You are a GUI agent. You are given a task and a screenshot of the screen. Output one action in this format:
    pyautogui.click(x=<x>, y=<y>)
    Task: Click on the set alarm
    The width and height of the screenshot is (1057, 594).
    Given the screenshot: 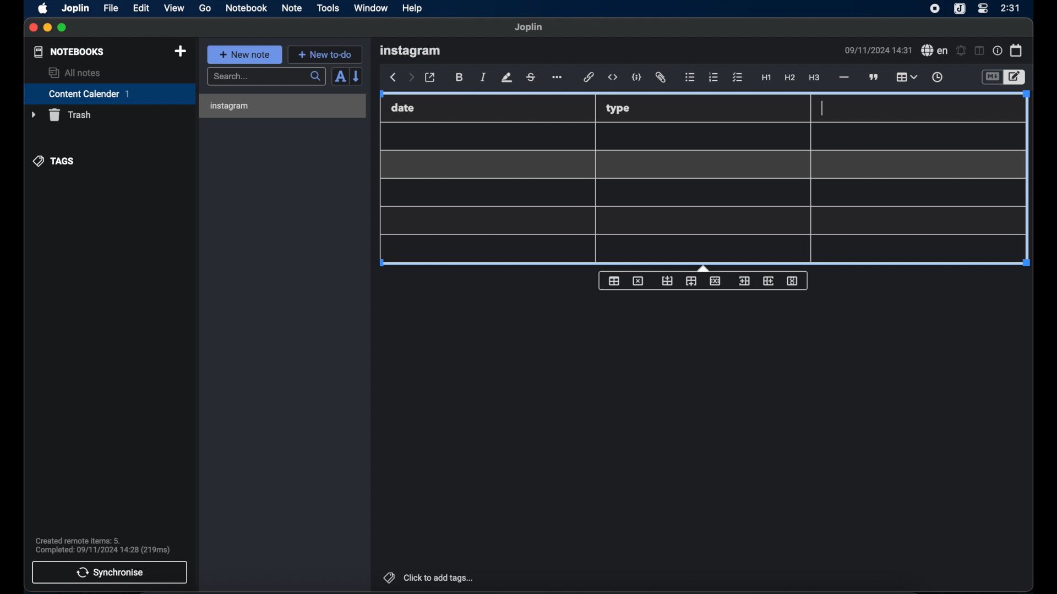 What is the action you would take?
    pyautogui.click(x=961, y=50)
    